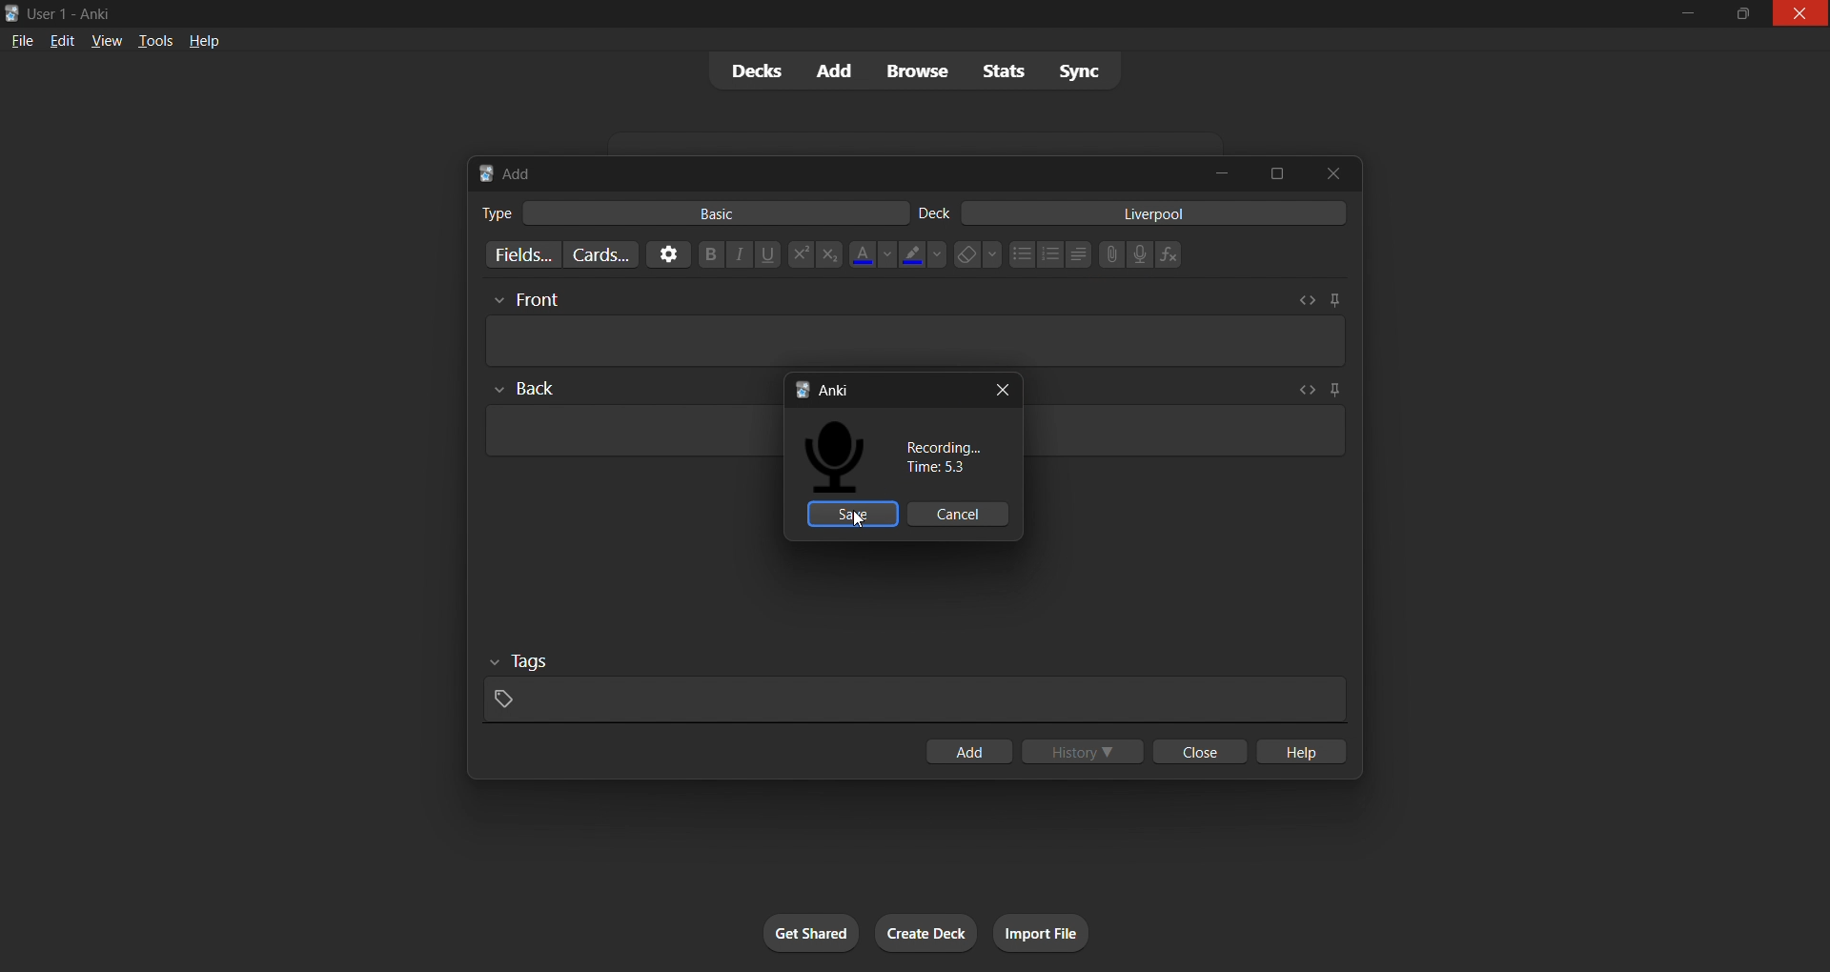  What do you see at coordinates (1799, 16) in the screenshot?
I see `close` at bounding box center [1799, 16].